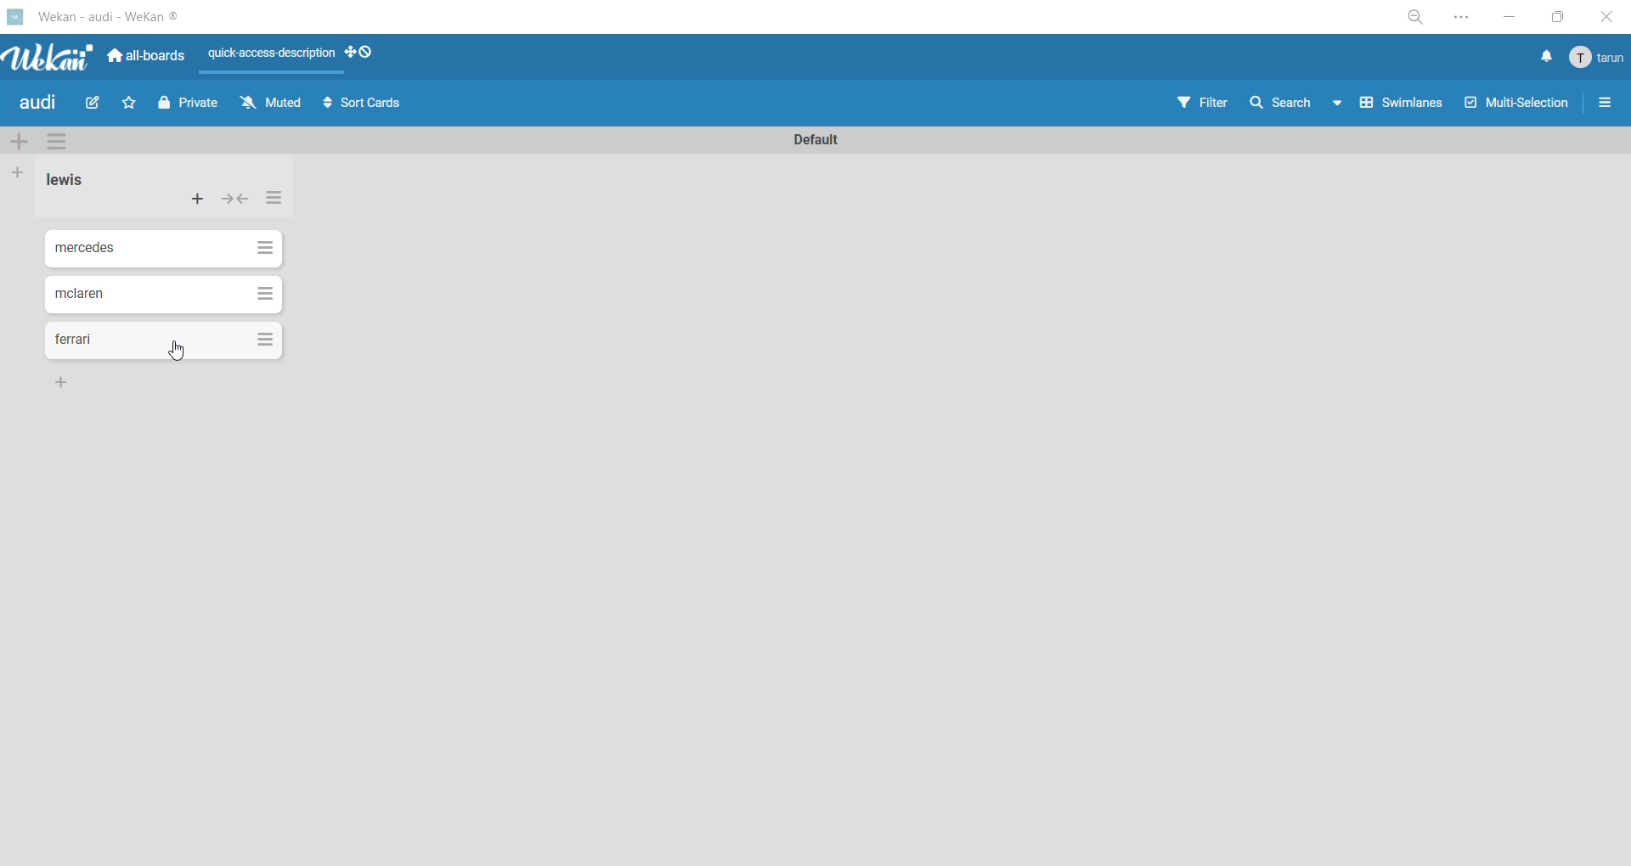 The height and width of the screenshot is (866, 1631). I want to click on sidebar, so click(1606, 106).